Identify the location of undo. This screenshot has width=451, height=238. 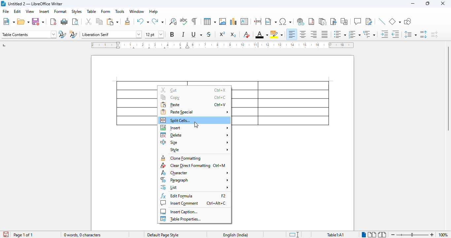
(143, 21).